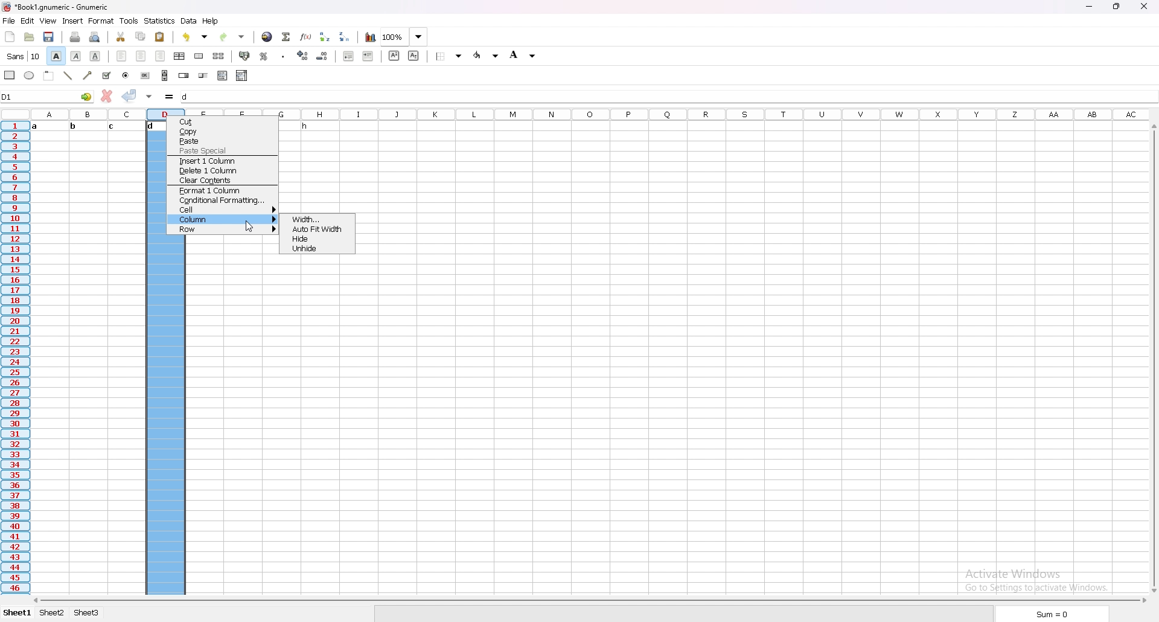  Describe the element at coordinates (304, 56) in the screenshot. I see `increase decimal` at that location.